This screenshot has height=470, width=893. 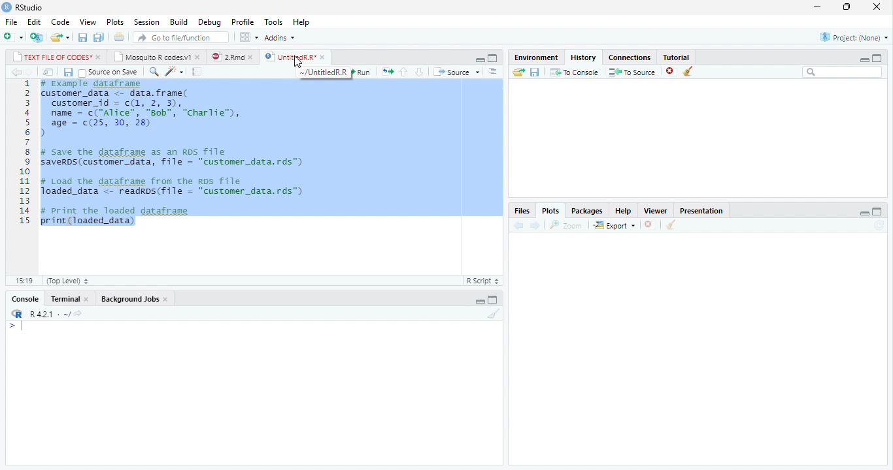 I want to click on Connections, so click(x=630, y=58).